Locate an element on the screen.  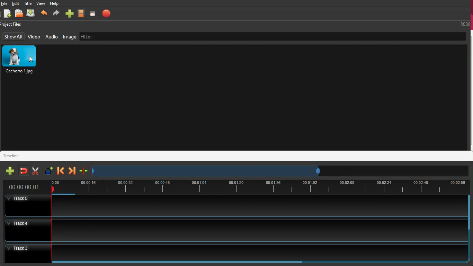
title is located at coordinates (29, 3).